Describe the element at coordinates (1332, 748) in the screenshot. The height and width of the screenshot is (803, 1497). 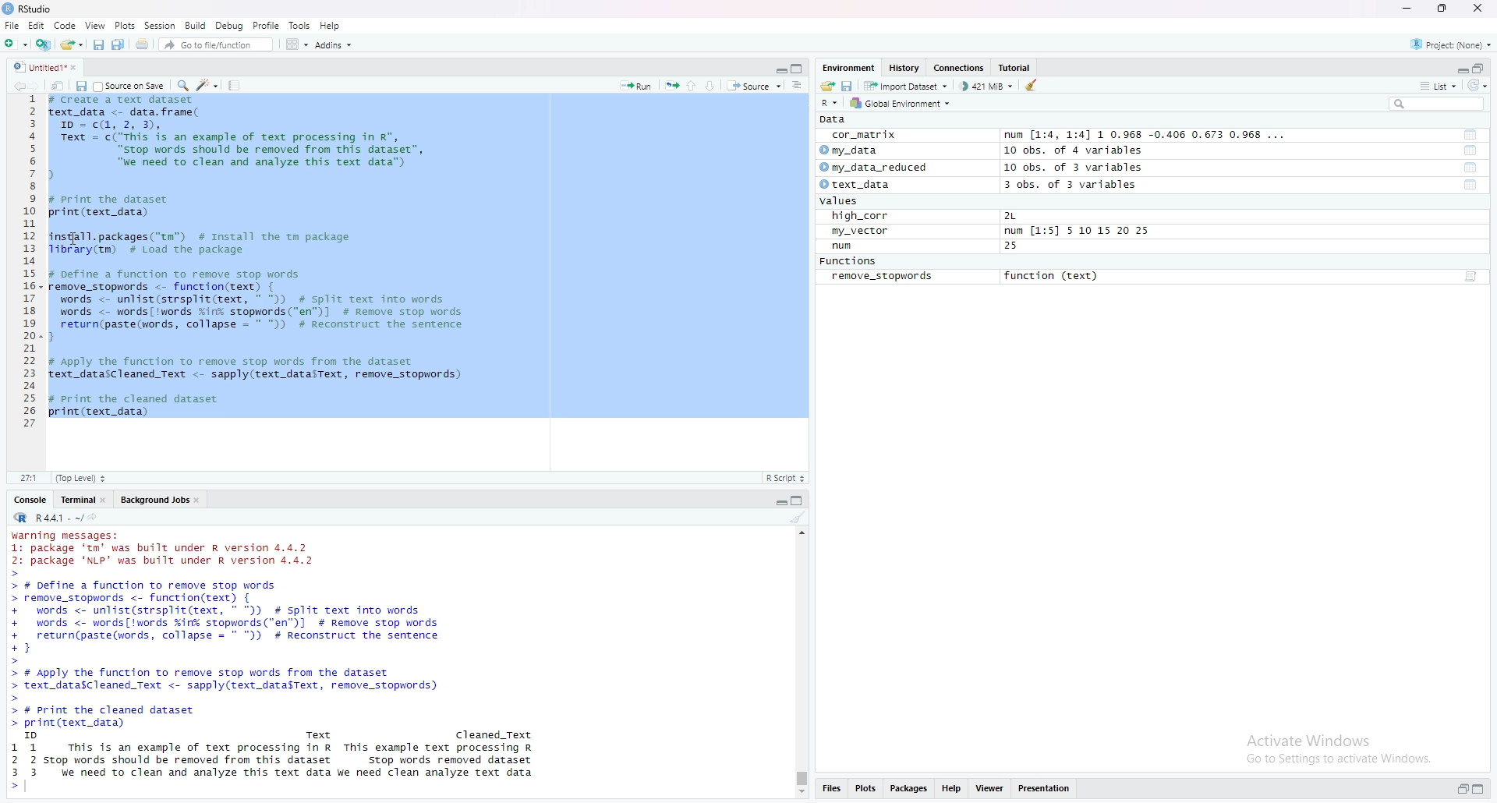
I see `activate windows go to settings to activate windows` at that location.